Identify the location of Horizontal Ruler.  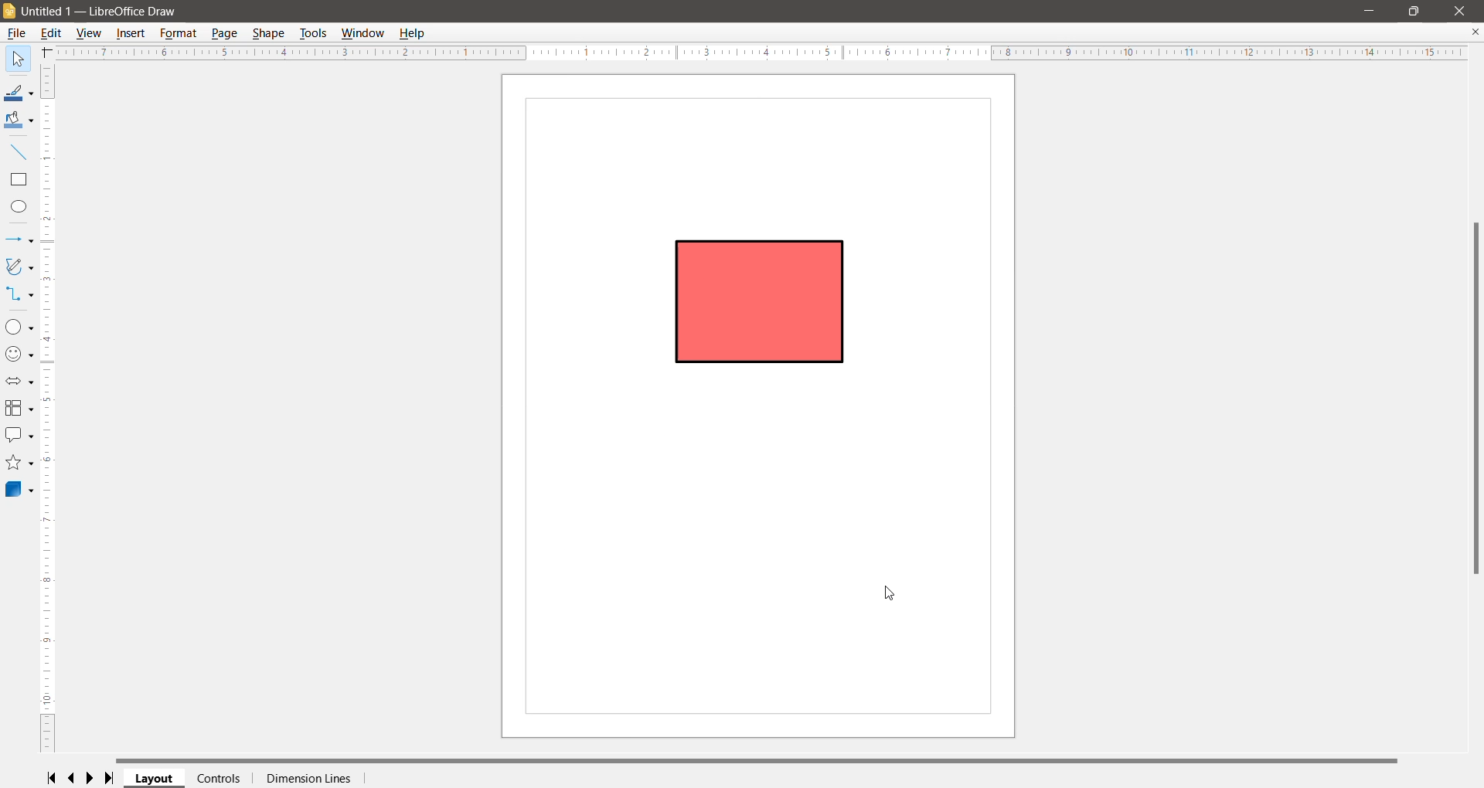
(760, 53).